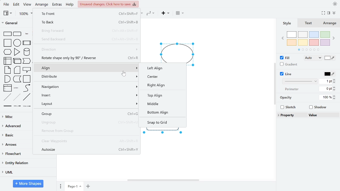 The height and width of the screenshot is (191, 340). Describe the element at coordinates (27, 79) in the screenshot. I see `container` at that location.